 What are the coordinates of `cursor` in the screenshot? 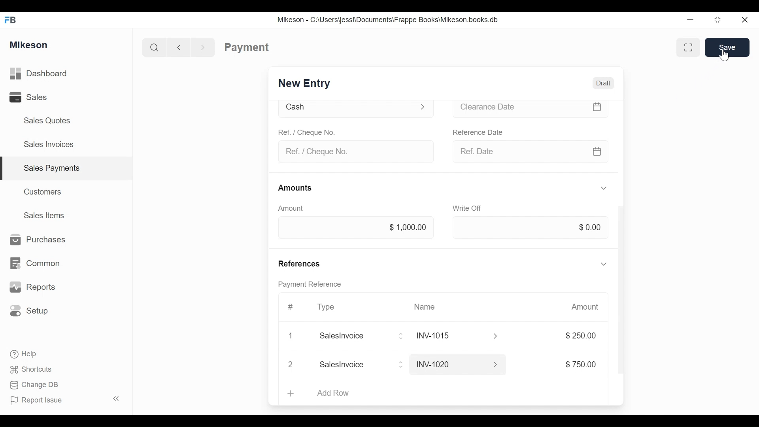 It's located at (725, 56).